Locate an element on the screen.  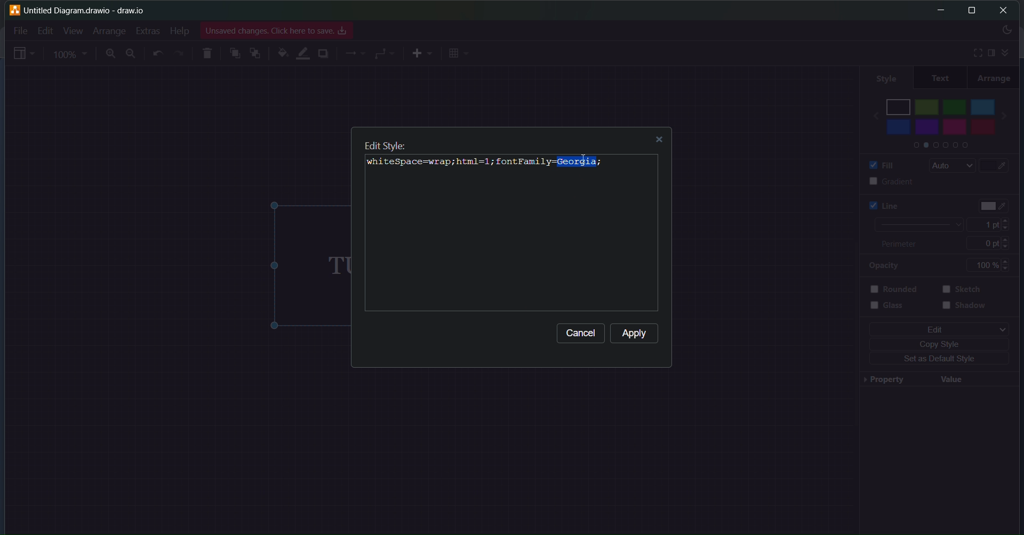
minimize is located at coordinates (938, 10).